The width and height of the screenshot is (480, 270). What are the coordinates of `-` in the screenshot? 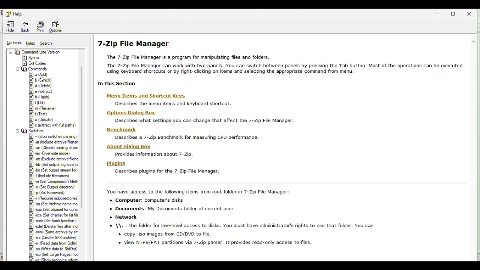 It's located at (54, 136).